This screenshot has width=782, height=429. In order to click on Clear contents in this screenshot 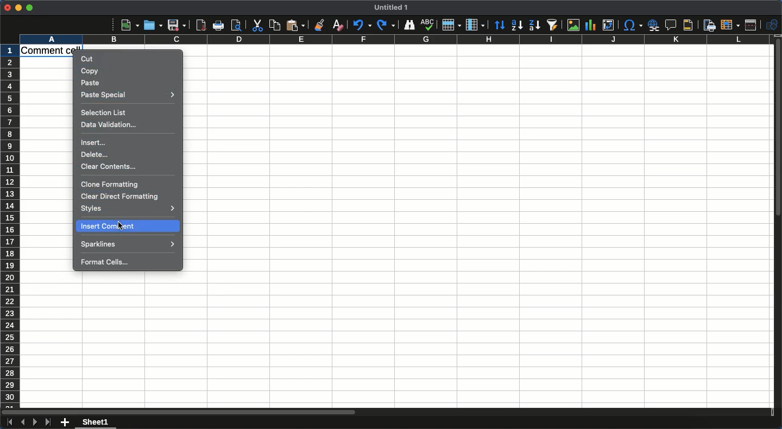, I will do `click(110, 166)`.